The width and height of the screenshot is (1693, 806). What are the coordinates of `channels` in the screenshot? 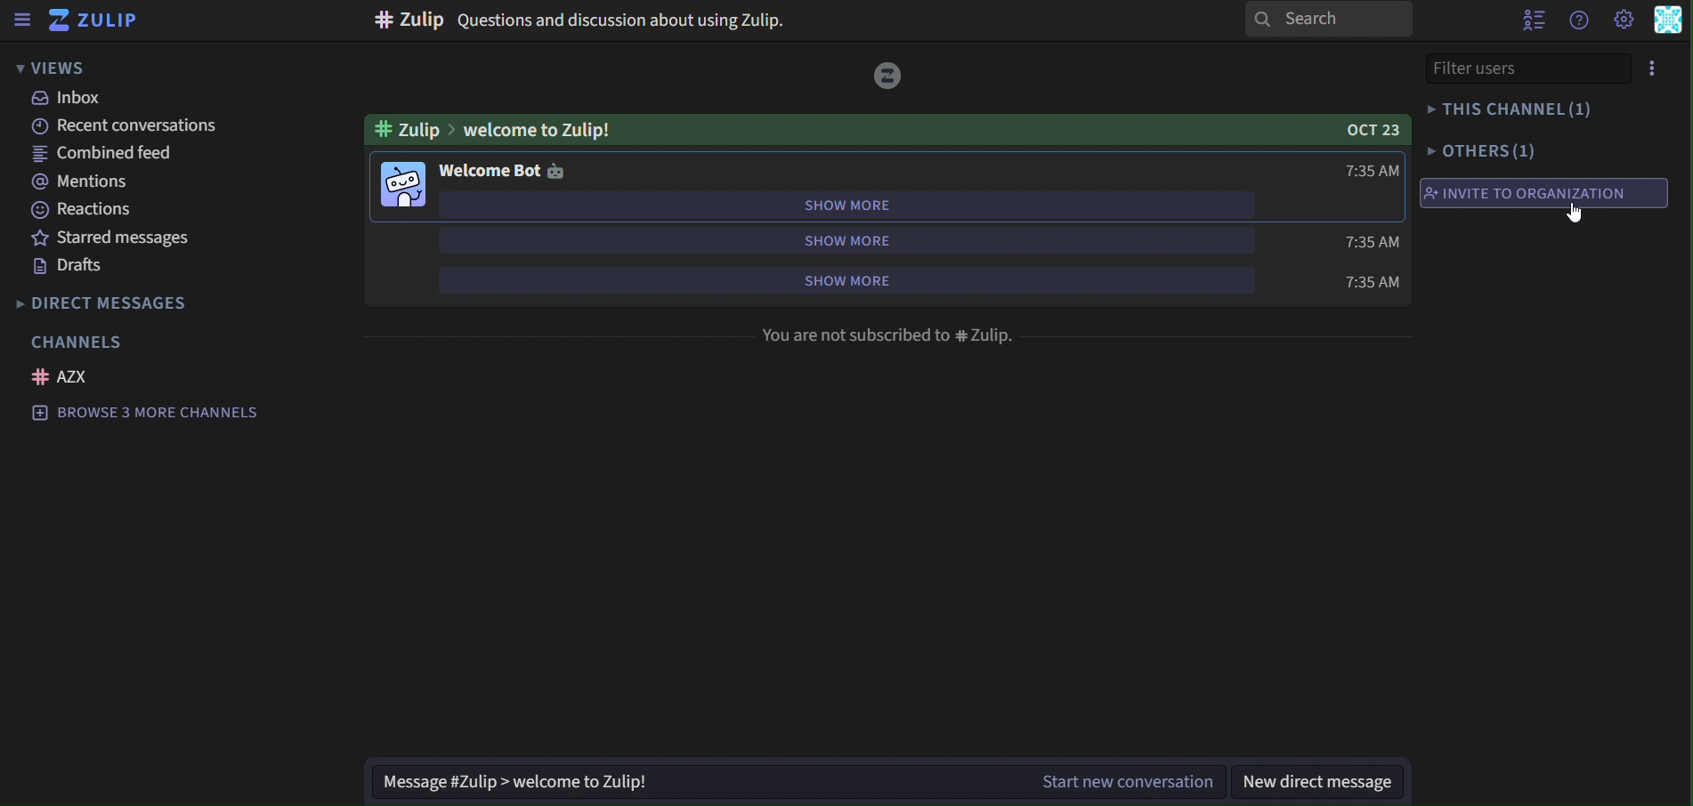 It's located at (80, 343).